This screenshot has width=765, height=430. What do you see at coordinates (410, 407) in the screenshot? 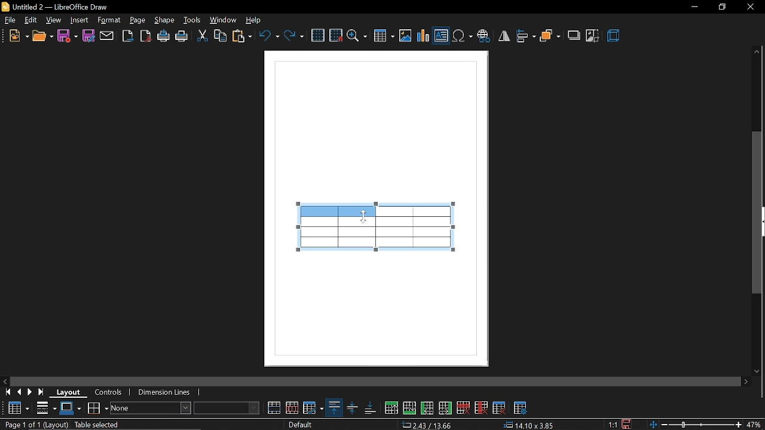
I see `insert row below` at bounding box center [410, 407].